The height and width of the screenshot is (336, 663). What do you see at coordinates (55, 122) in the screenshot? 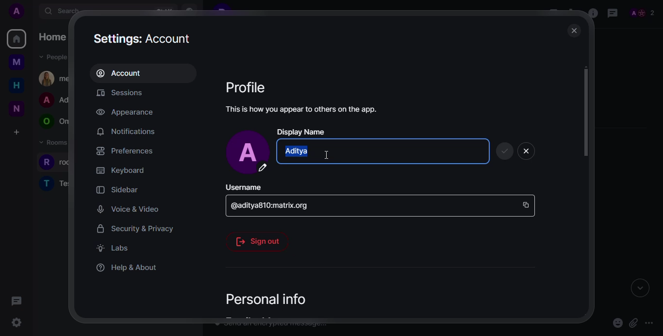
I see `people` at bounding box center [55, 122].